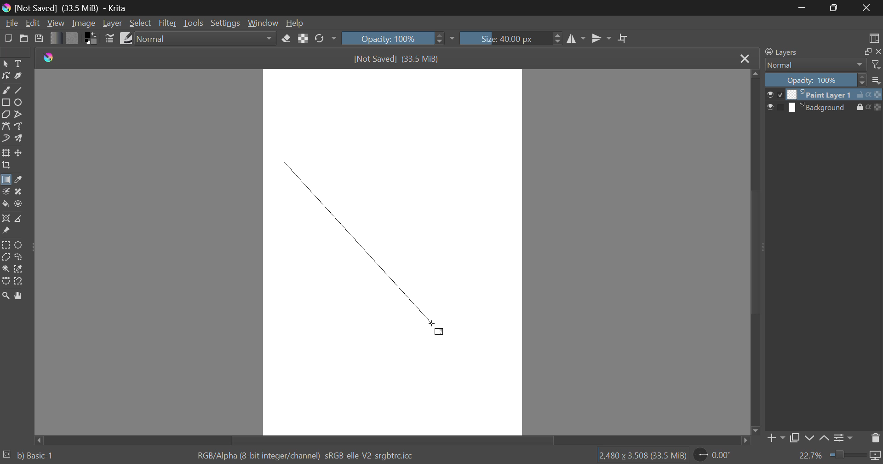 This screenshot has width=883, height=464. I want to click on Text, so click(17, 63).